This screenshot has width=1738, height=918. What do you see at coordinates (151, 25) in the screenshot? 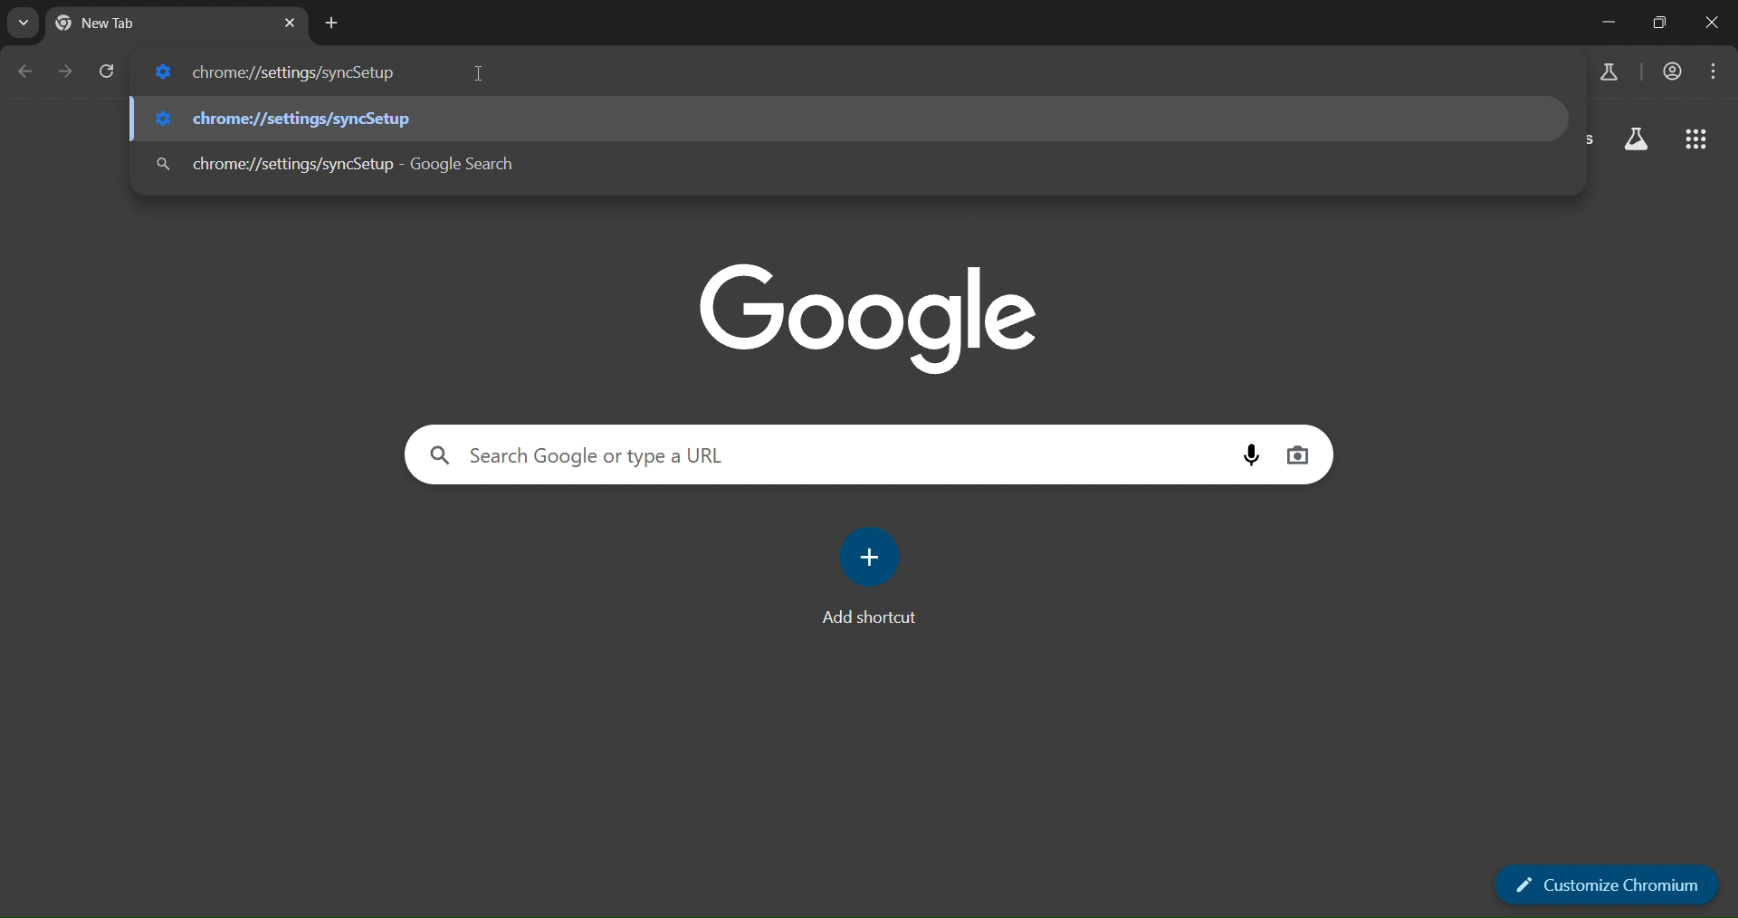
I see `current tab` at bounding box center [151, 25].